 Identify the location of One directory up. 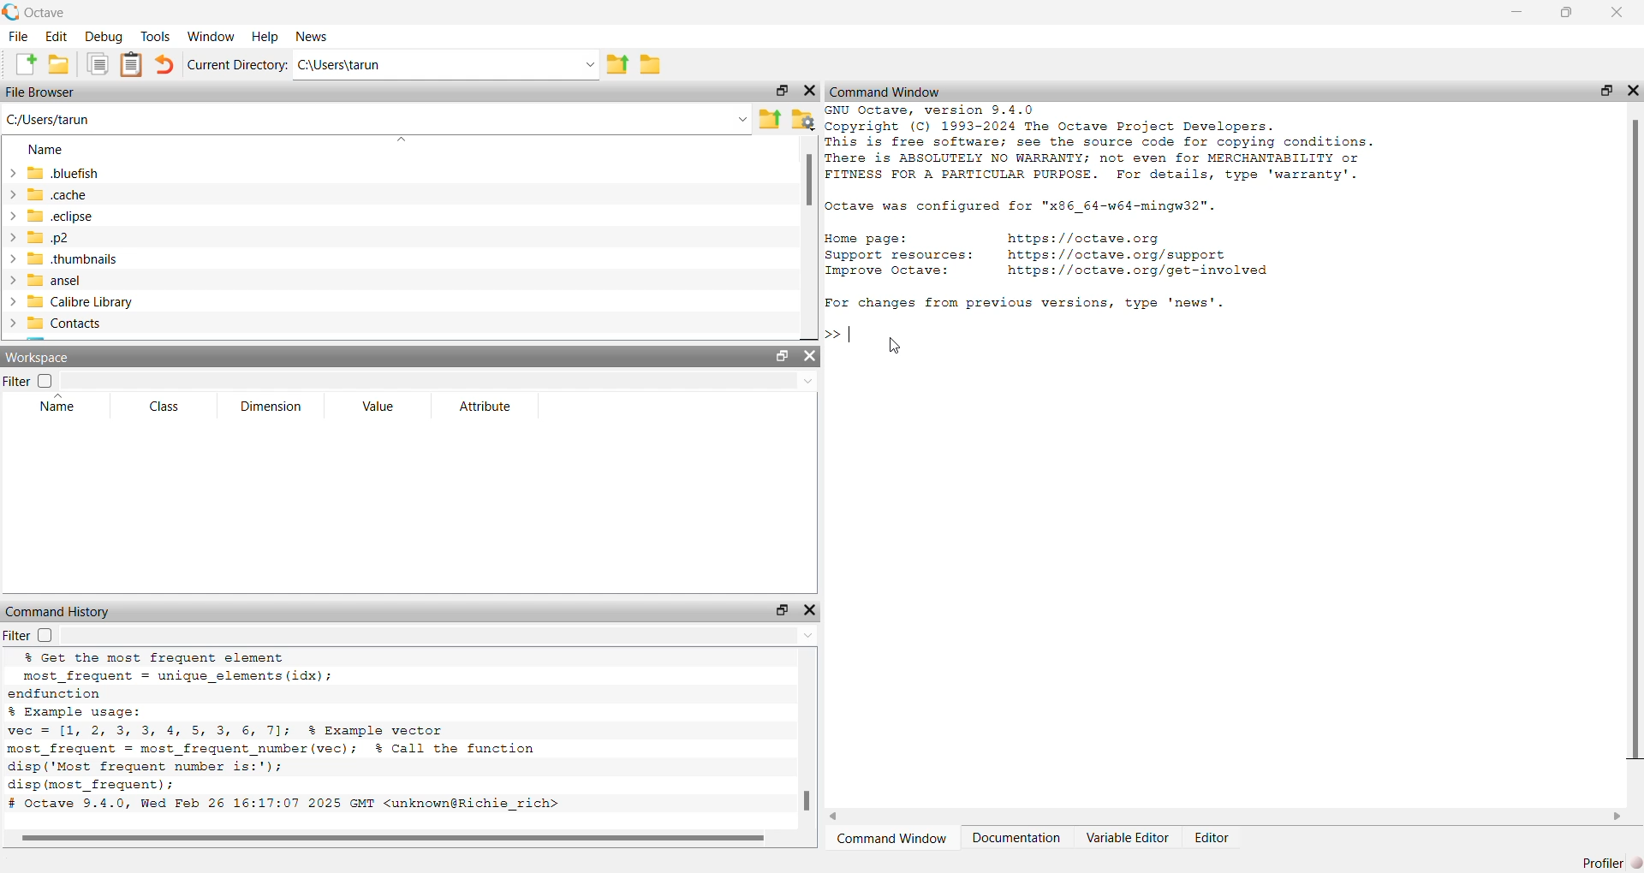
(770, 120).